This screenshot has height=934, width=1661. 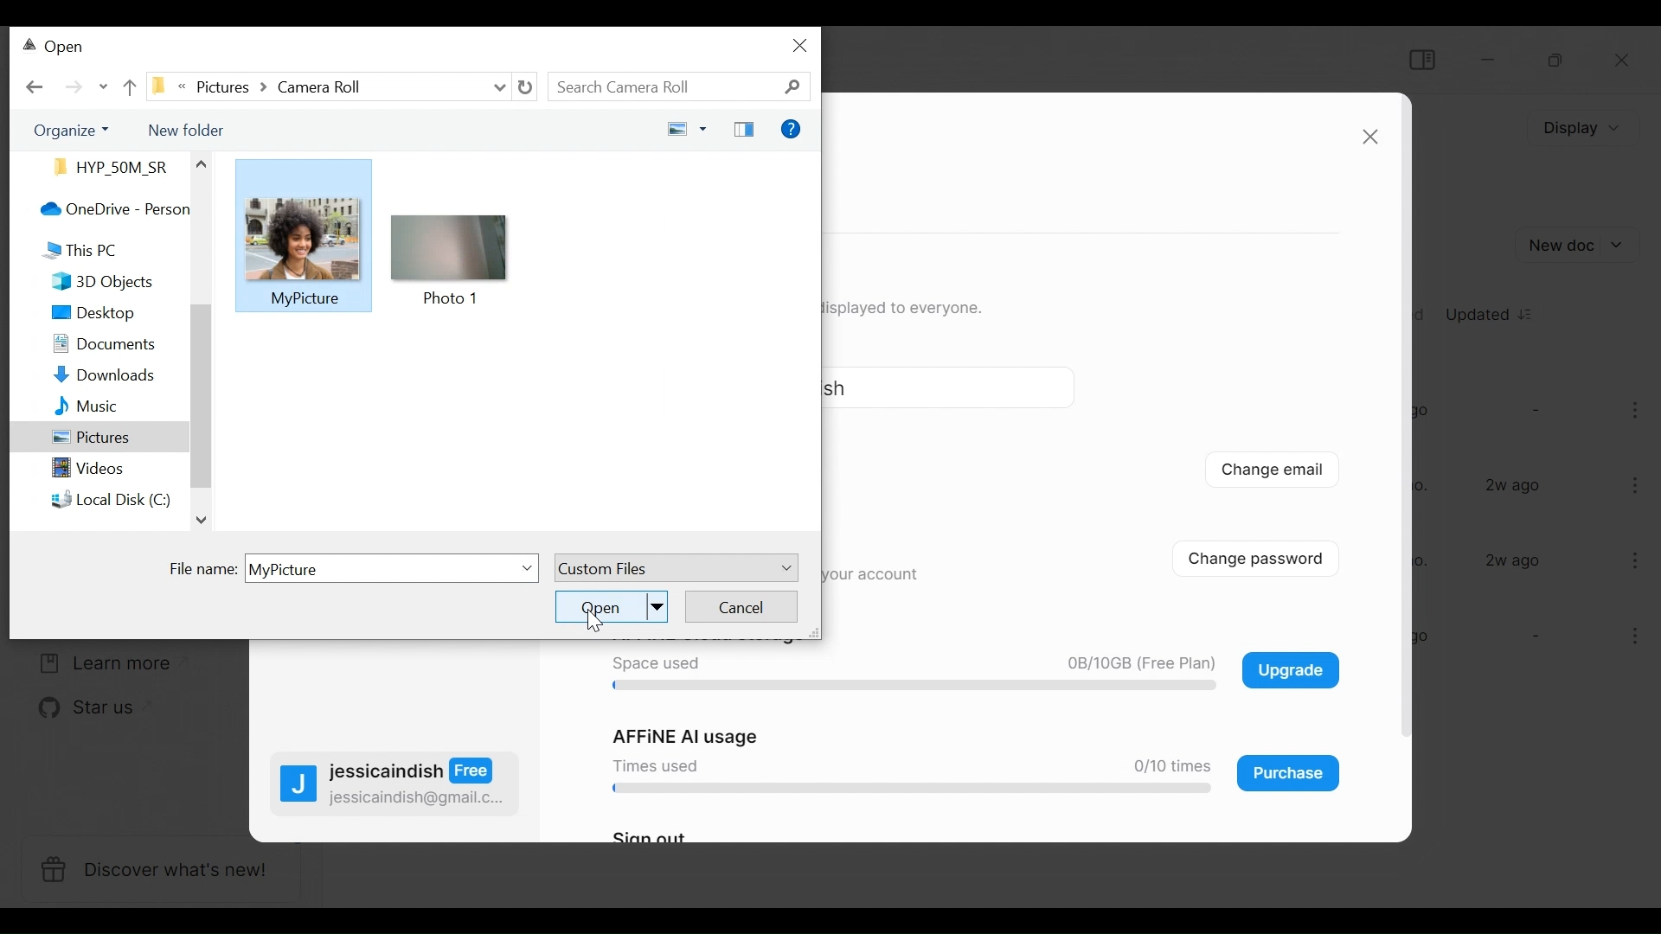 I want to click on , so click(x=199, y=163).